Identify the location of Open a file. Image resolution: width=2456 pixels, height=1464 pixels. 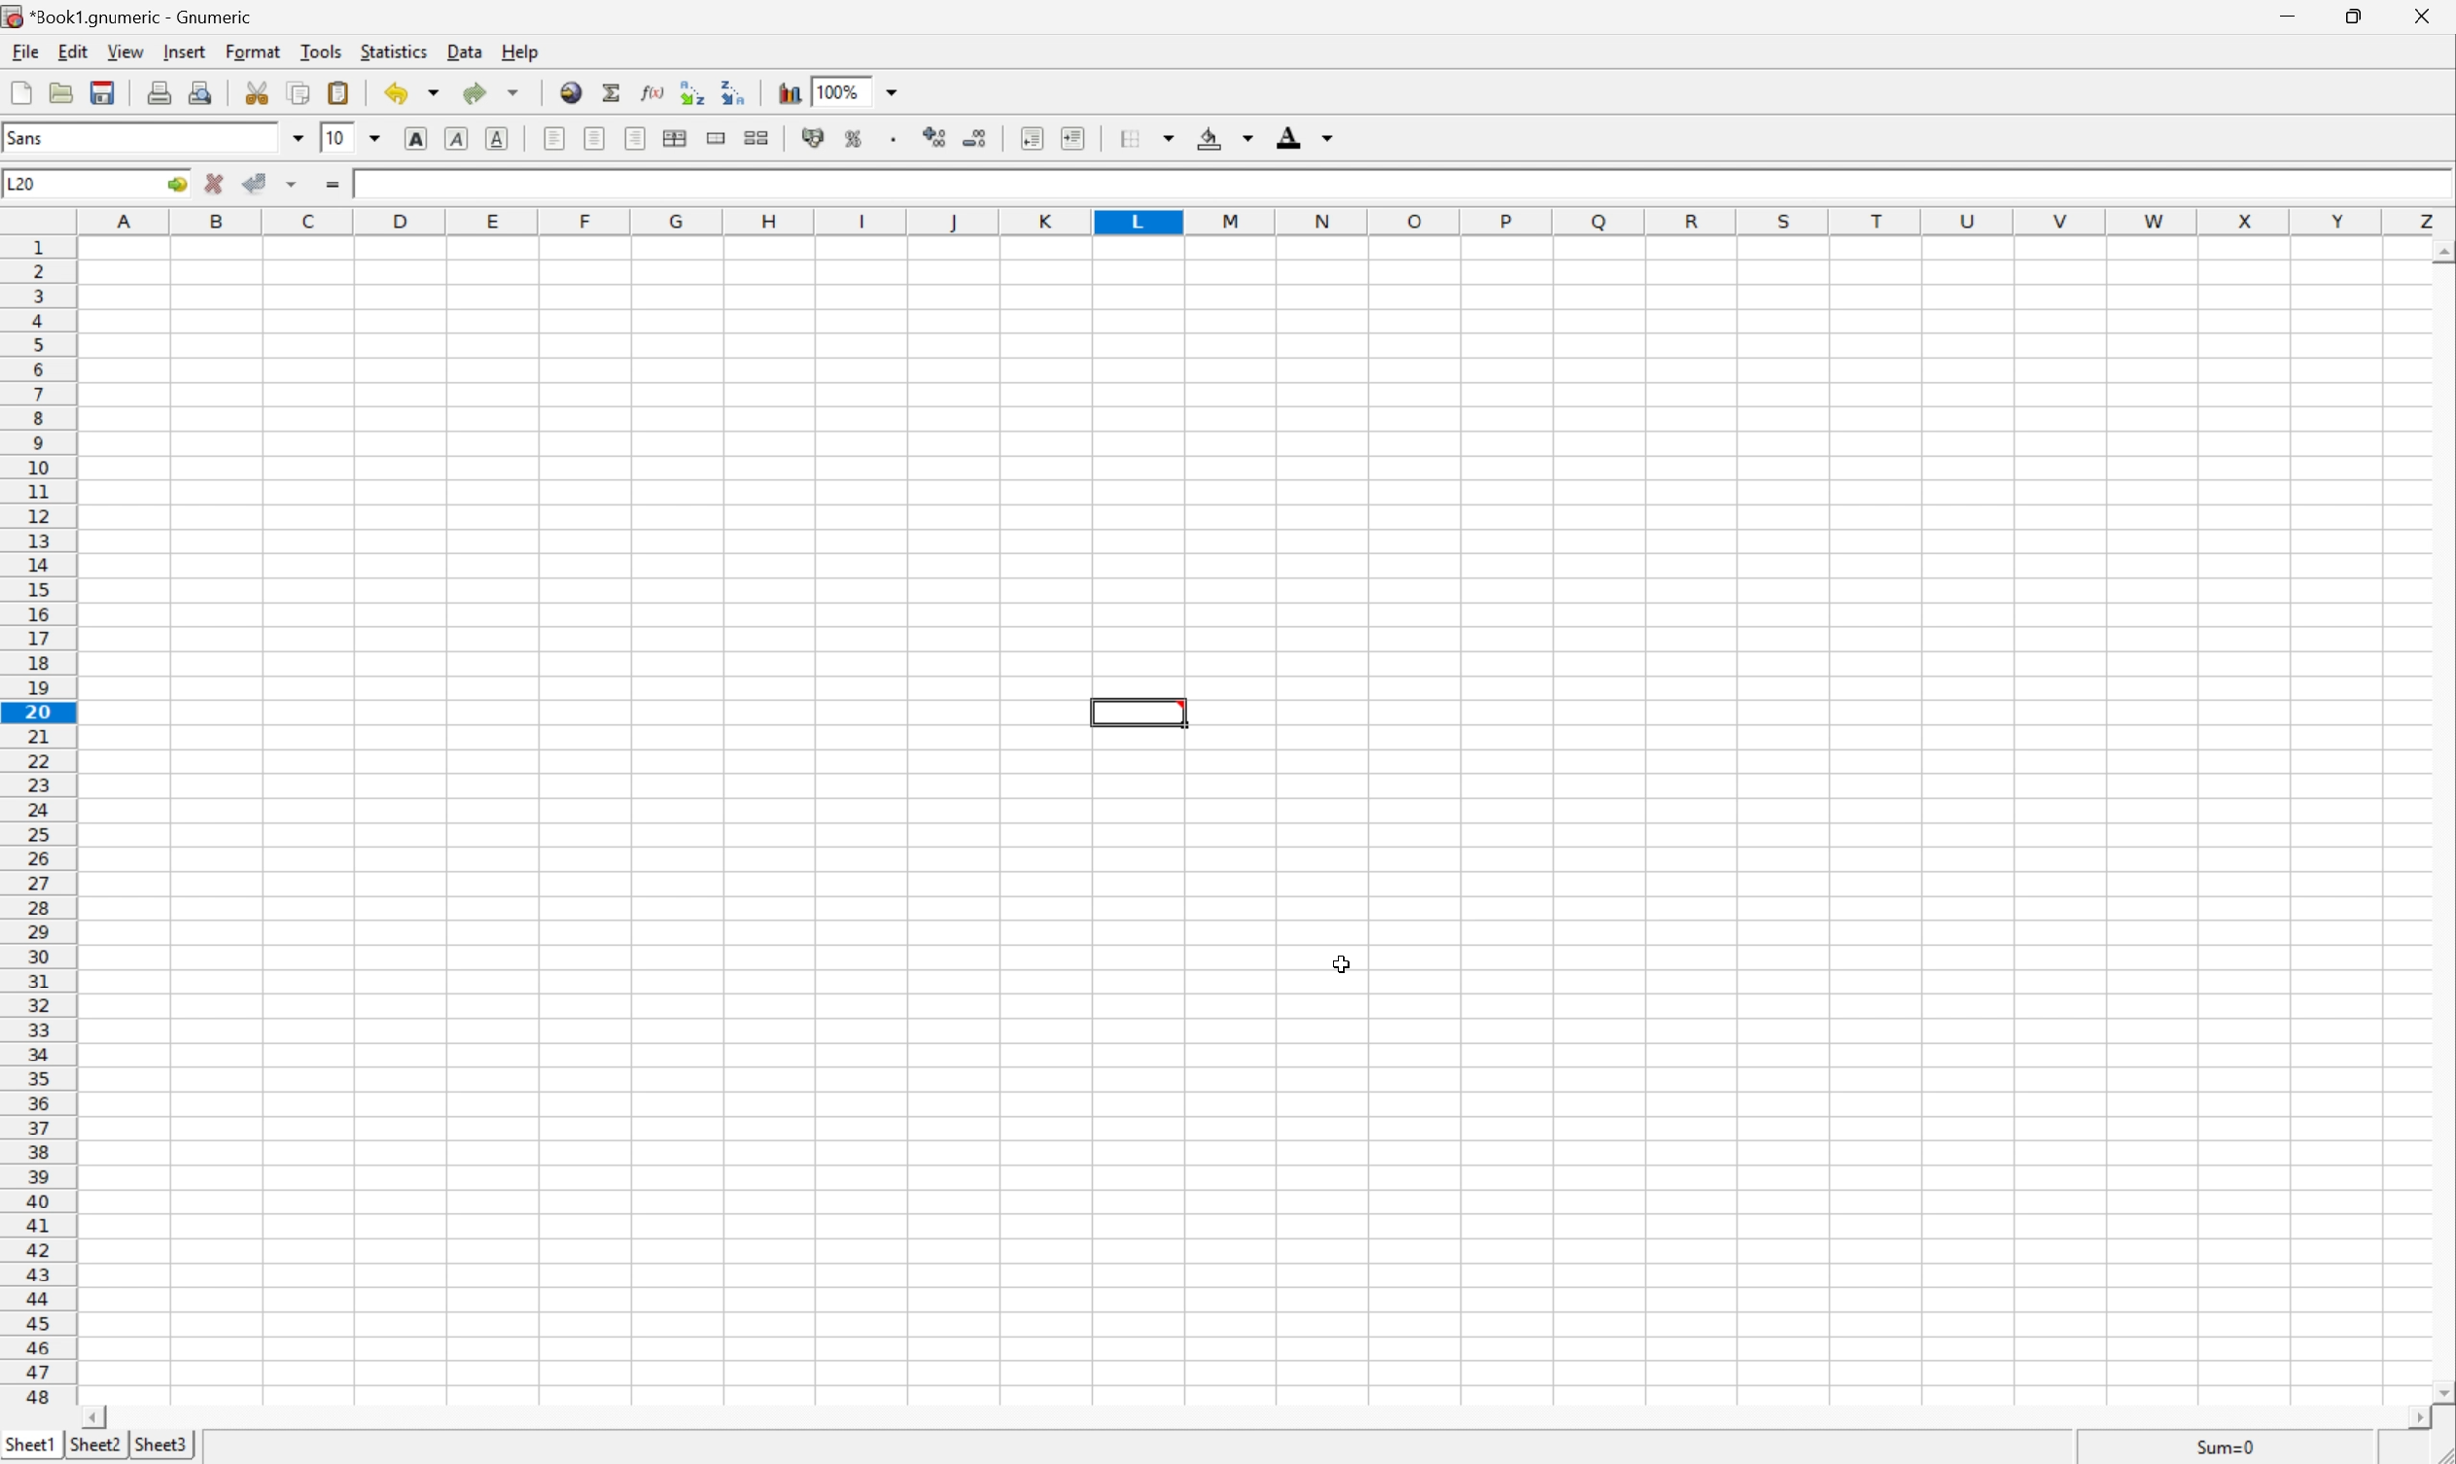
(61, 92).